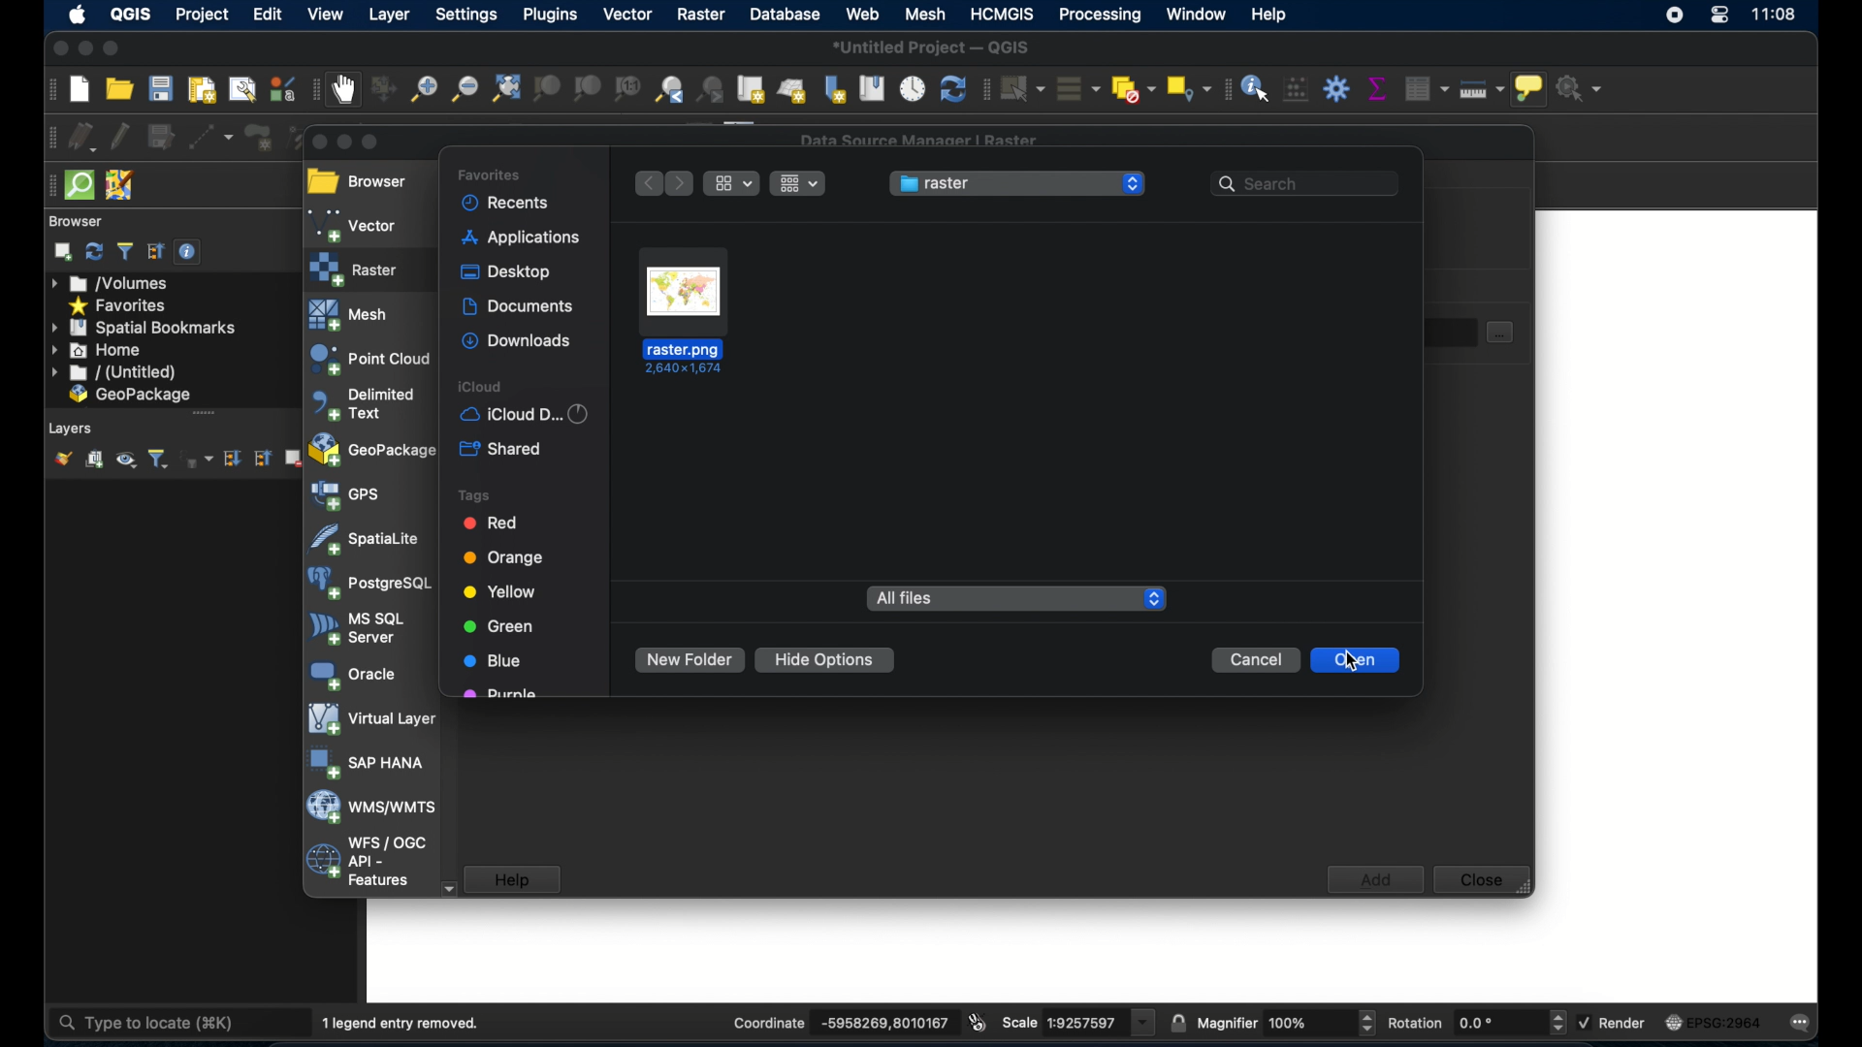 The width and height of the screenshot is (1862, 1047). I want to click on desktop, so click(507, 271).